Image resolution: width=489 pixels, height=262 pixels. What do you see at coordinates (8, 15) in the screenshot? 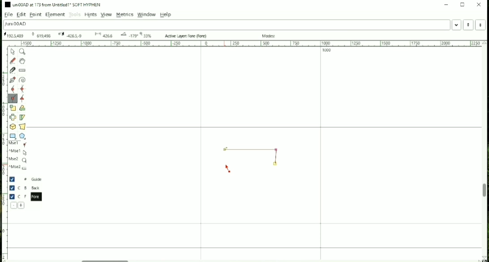
I see `File` at bounding box center [8, 15].